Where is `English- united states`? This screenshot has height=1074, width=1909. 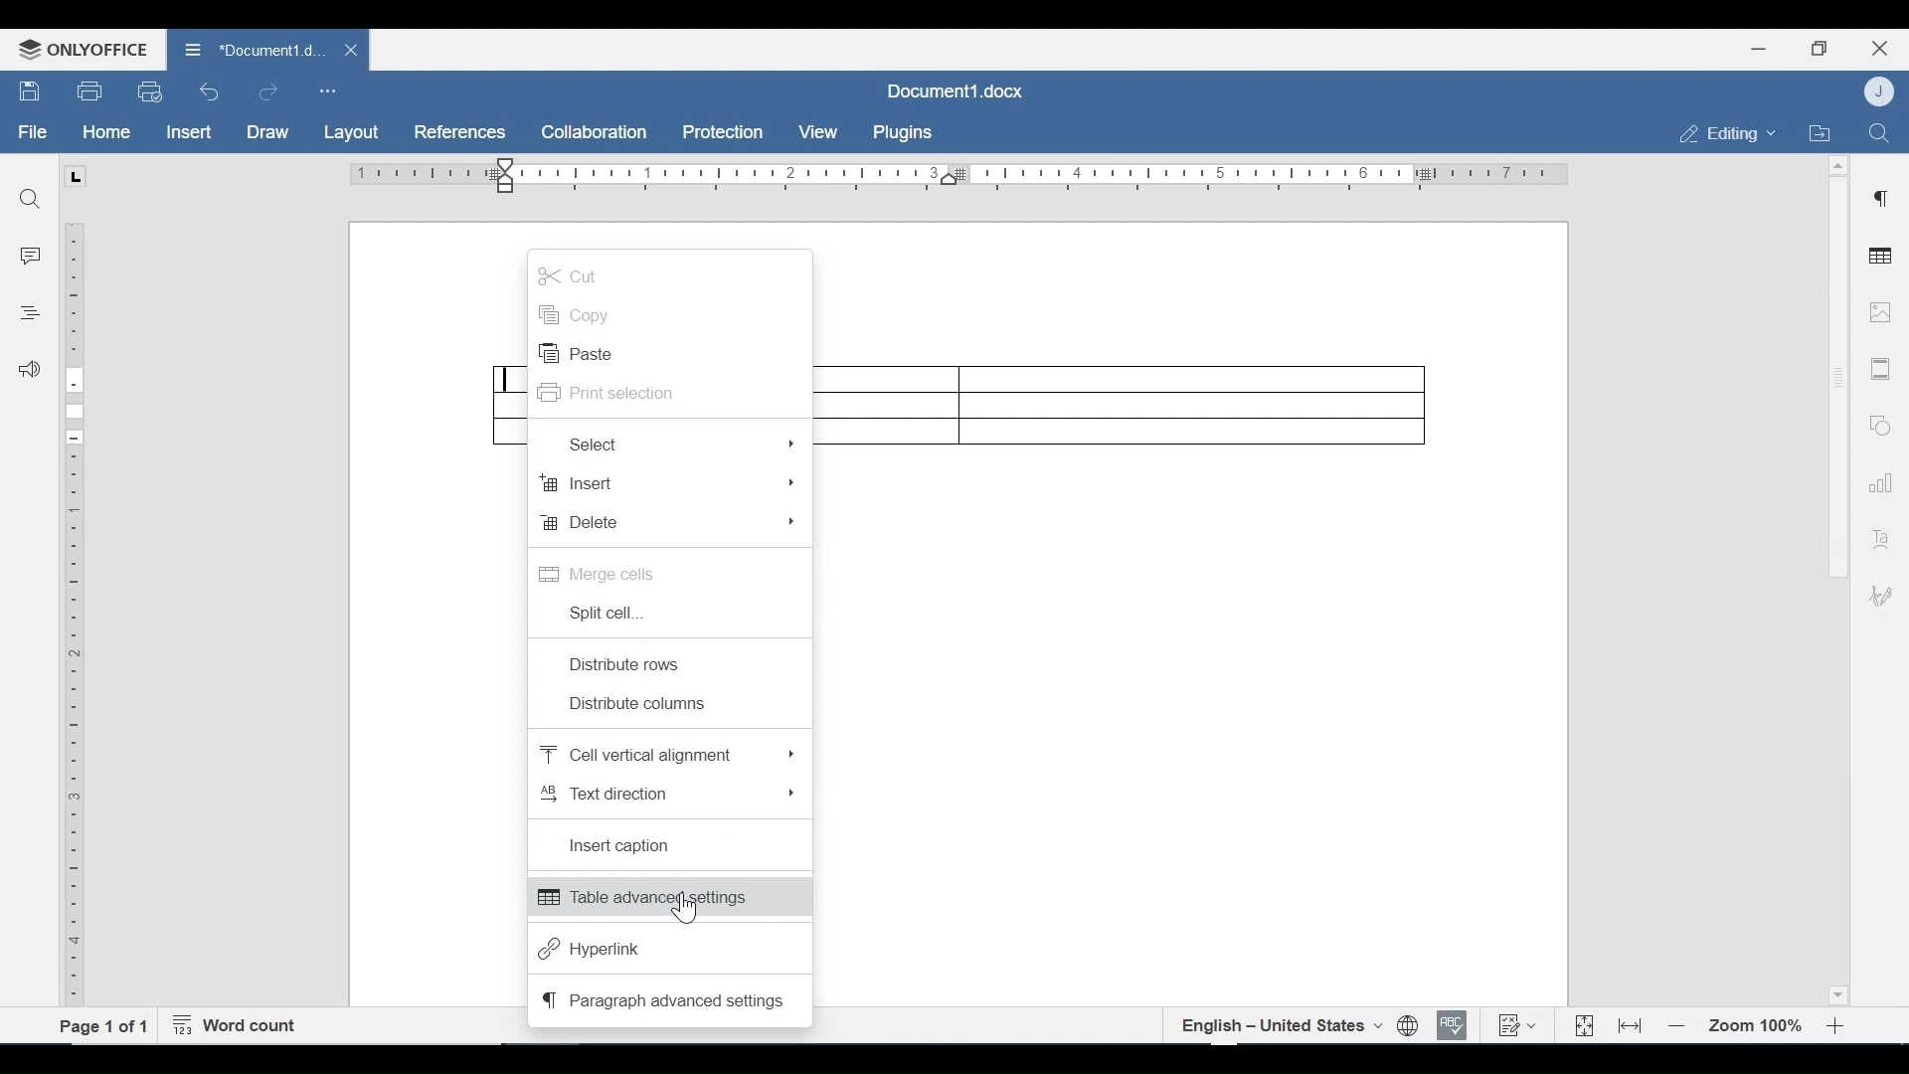
English- united states is located at coordinates (1280, 1025).